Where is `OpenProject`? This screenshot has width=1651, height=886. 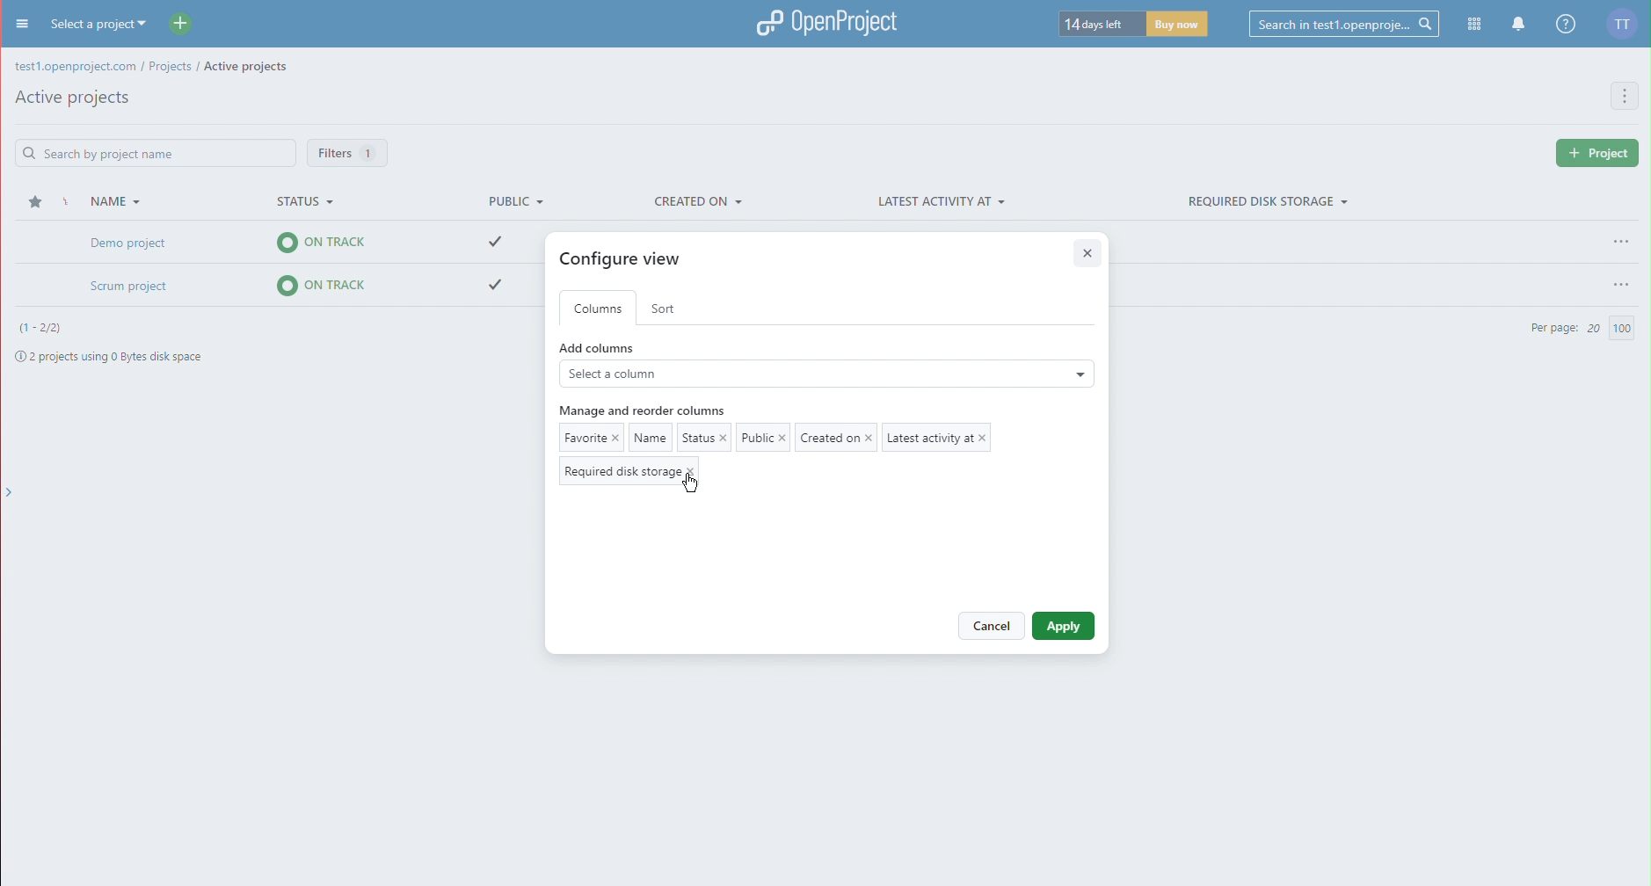 OpenProject is located at coordinates (825, 22).